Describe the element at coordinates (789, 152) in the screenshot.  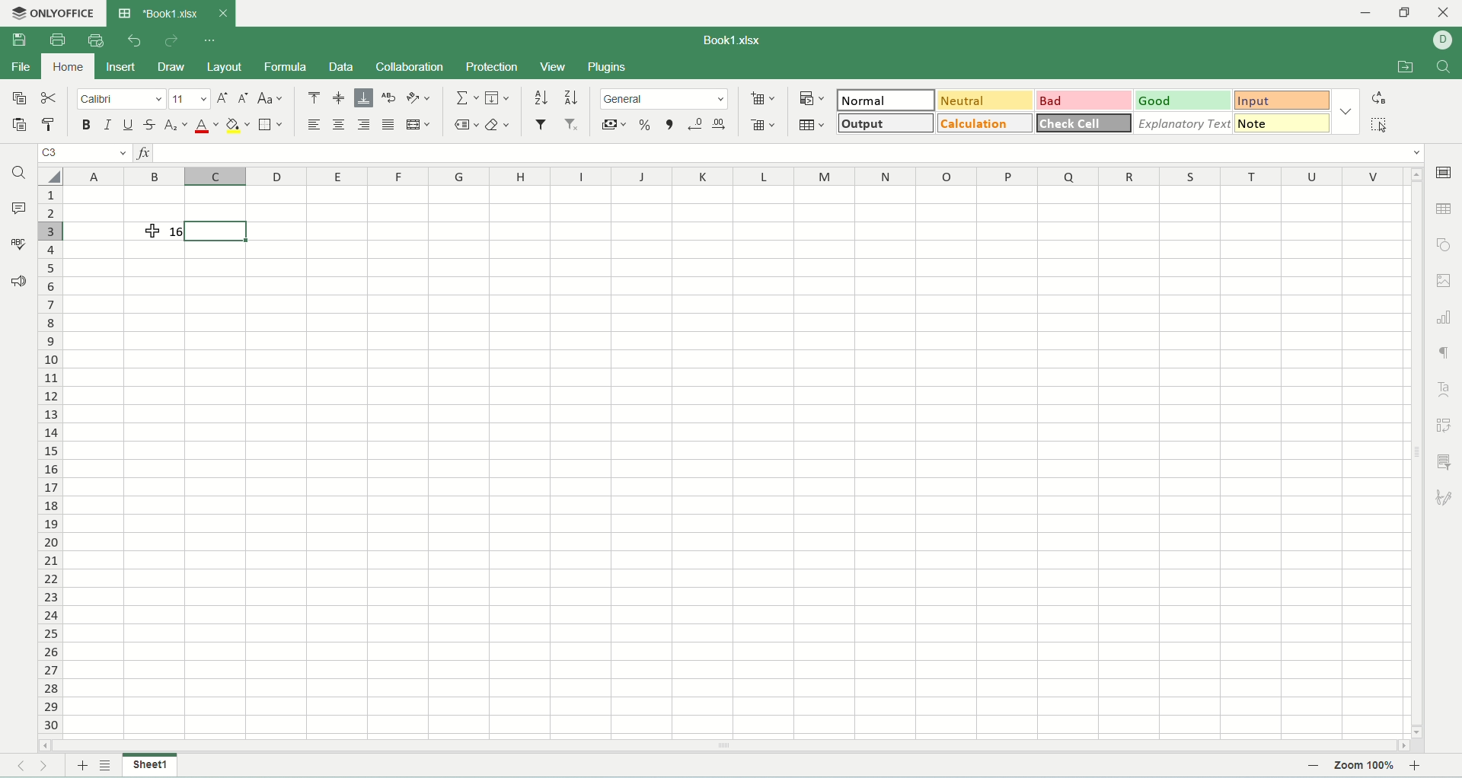
I see `input line` at that location.